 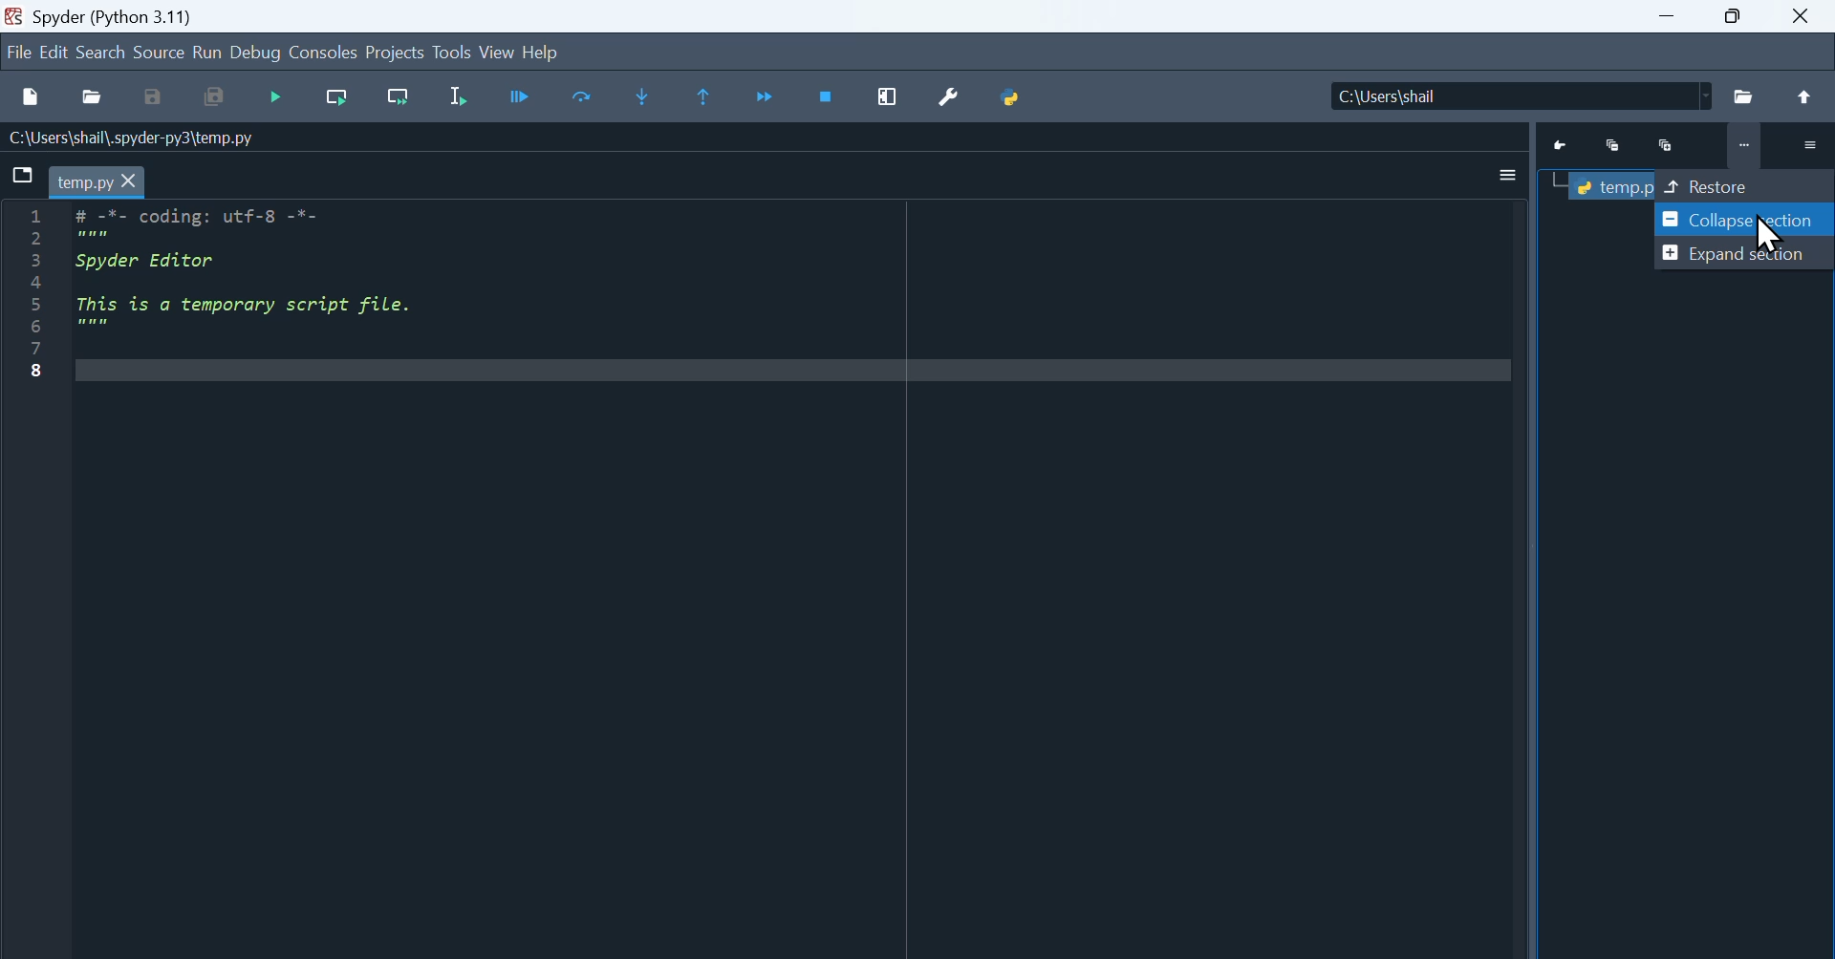 I want to click on Minimize, so click(x=1617, y=146).